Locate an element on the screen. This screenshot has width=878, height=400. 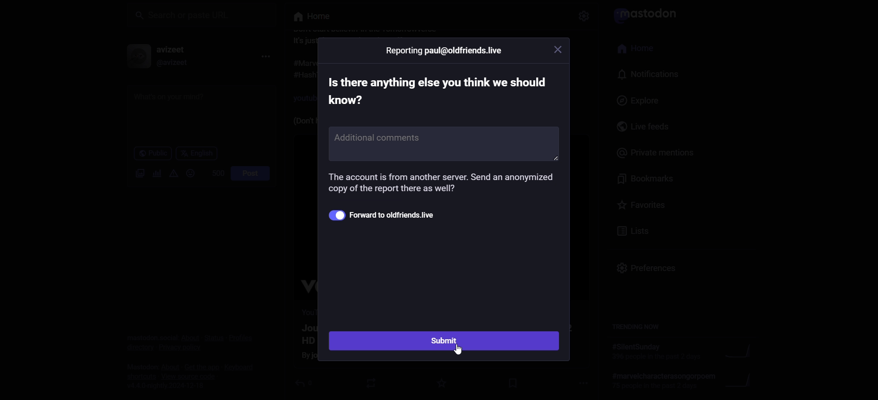
more is located at coordinates (262, 57).